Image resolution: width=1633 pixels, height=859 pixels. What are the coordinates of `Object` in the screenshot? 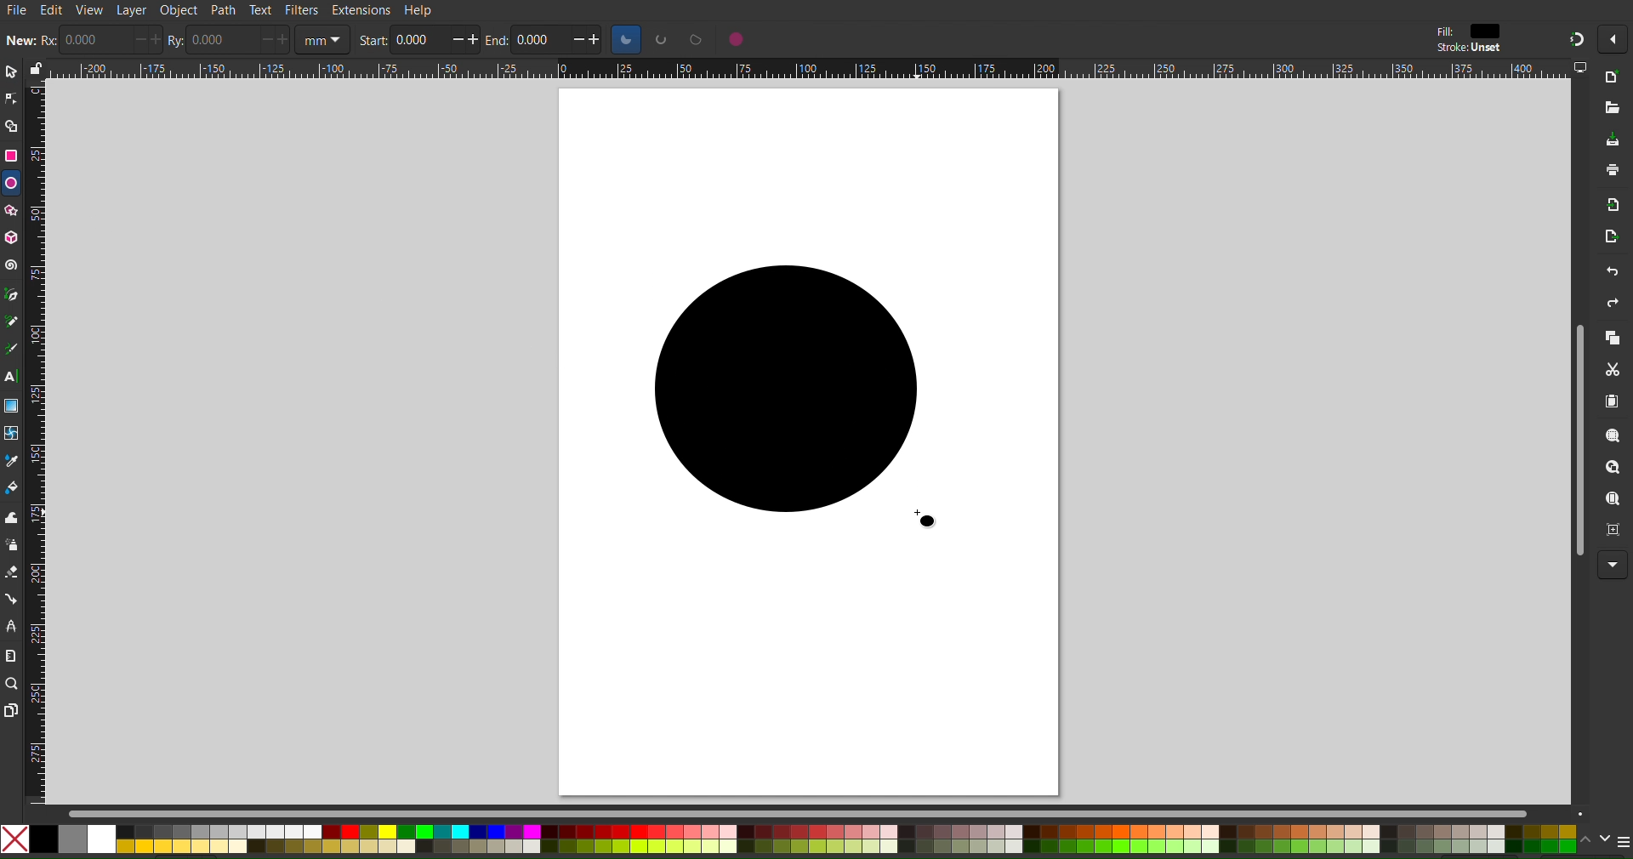 It's located at (178, 11).